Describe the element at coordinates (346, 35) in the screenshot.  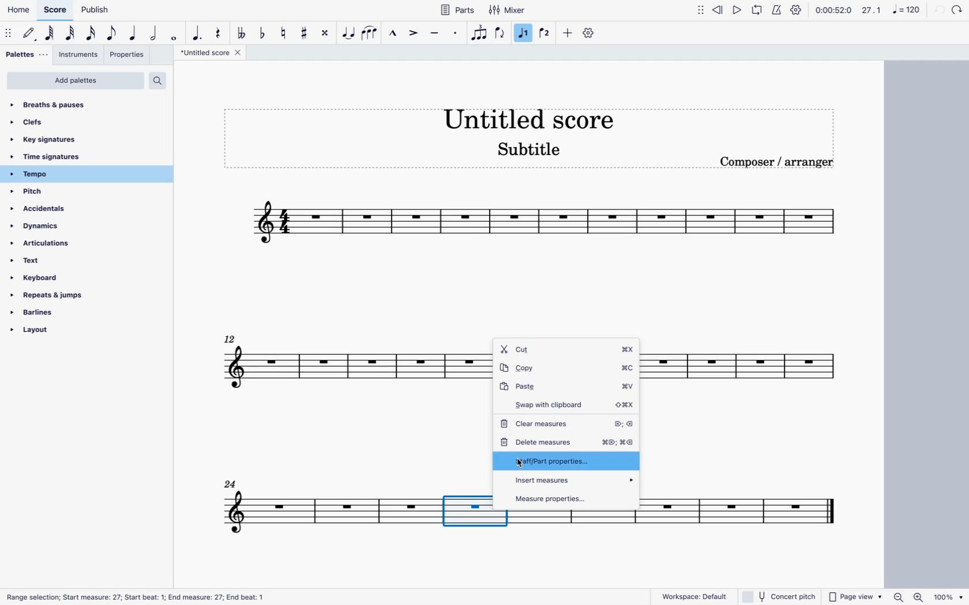
I see `tie` at that location.